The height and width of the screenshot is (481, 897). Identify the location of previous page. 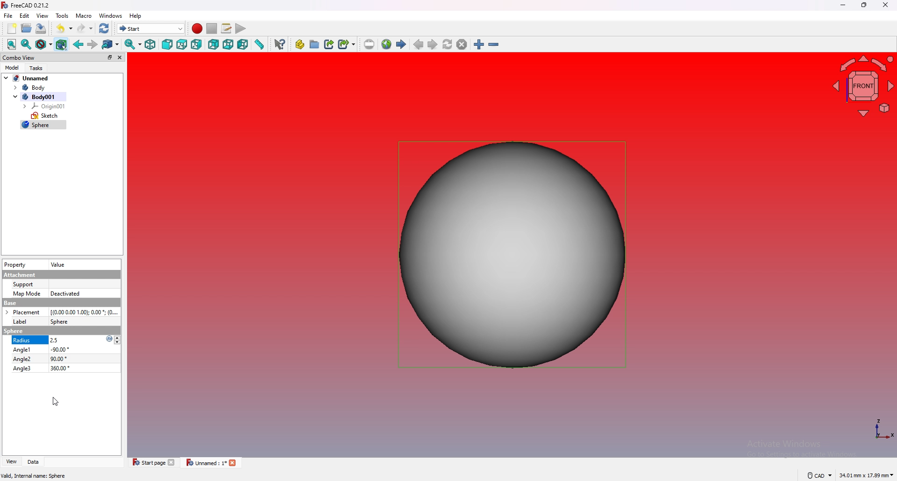
(419, 45).